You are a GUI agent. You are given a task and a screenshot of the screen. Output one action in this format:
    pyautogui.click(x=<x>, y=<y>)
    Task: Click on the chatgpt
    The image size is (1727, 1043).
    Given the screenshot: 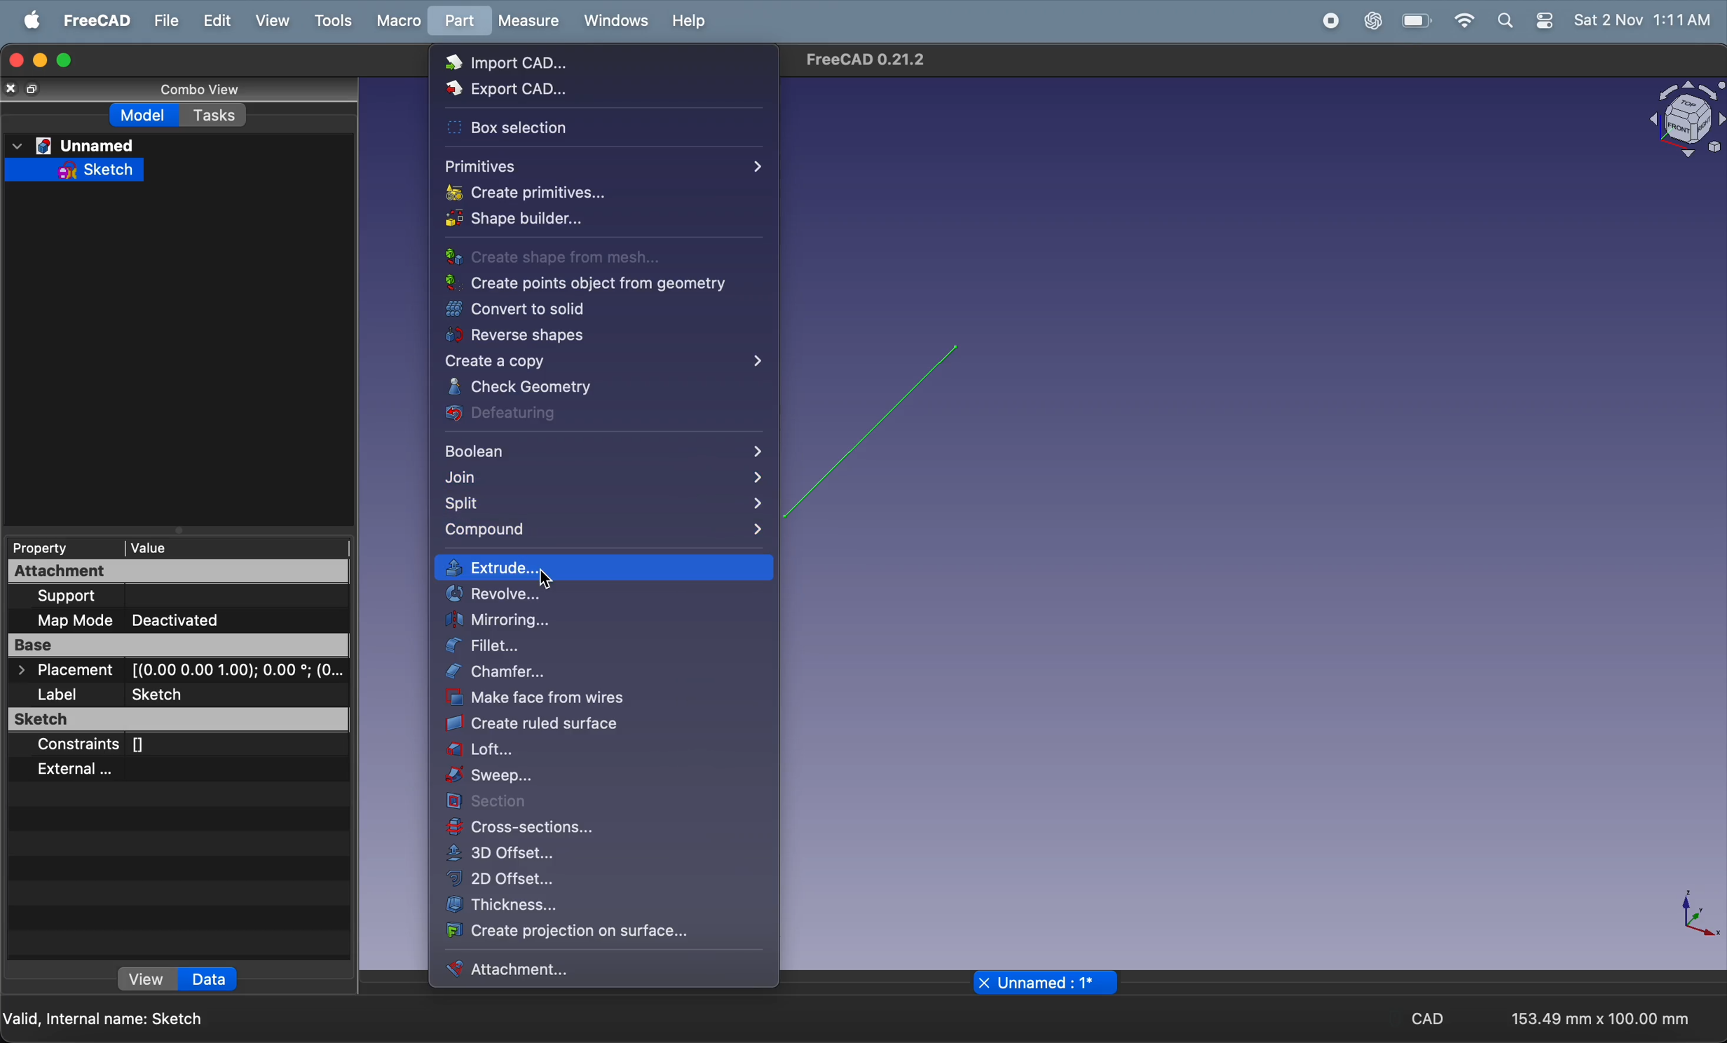 What is the action you would take?
    pyautogui.click(x=1372, y=21)
    